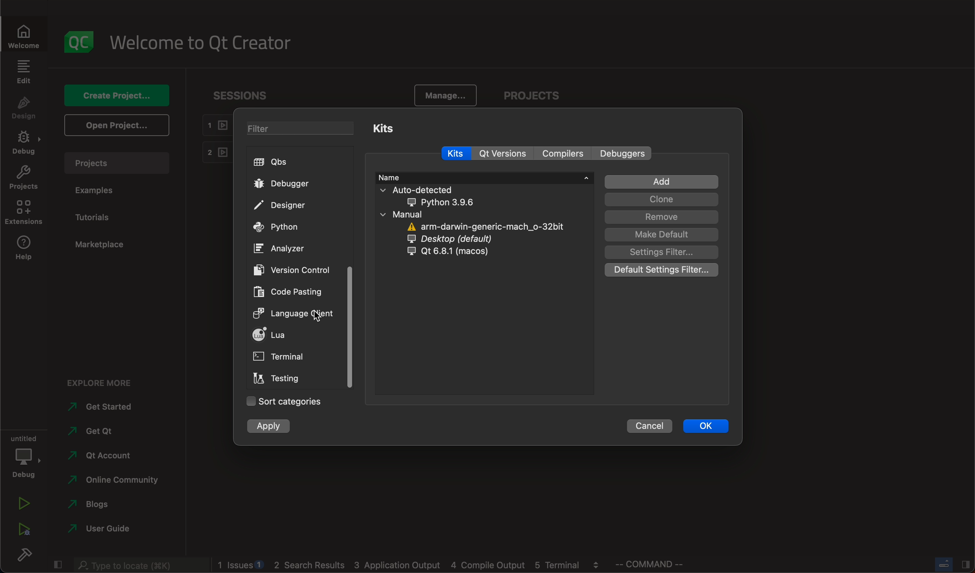  What do you see at coordinates (456, 152) in the screenshot?
I see `kits` at bounding box center [456, 152].